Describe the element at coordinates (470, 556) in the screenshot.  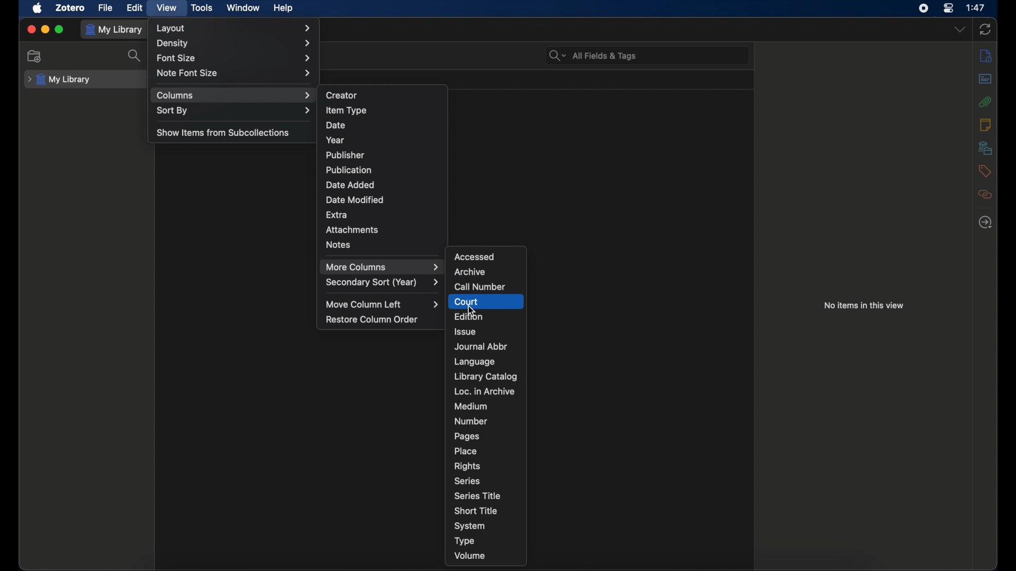
I see `volume` at that location.